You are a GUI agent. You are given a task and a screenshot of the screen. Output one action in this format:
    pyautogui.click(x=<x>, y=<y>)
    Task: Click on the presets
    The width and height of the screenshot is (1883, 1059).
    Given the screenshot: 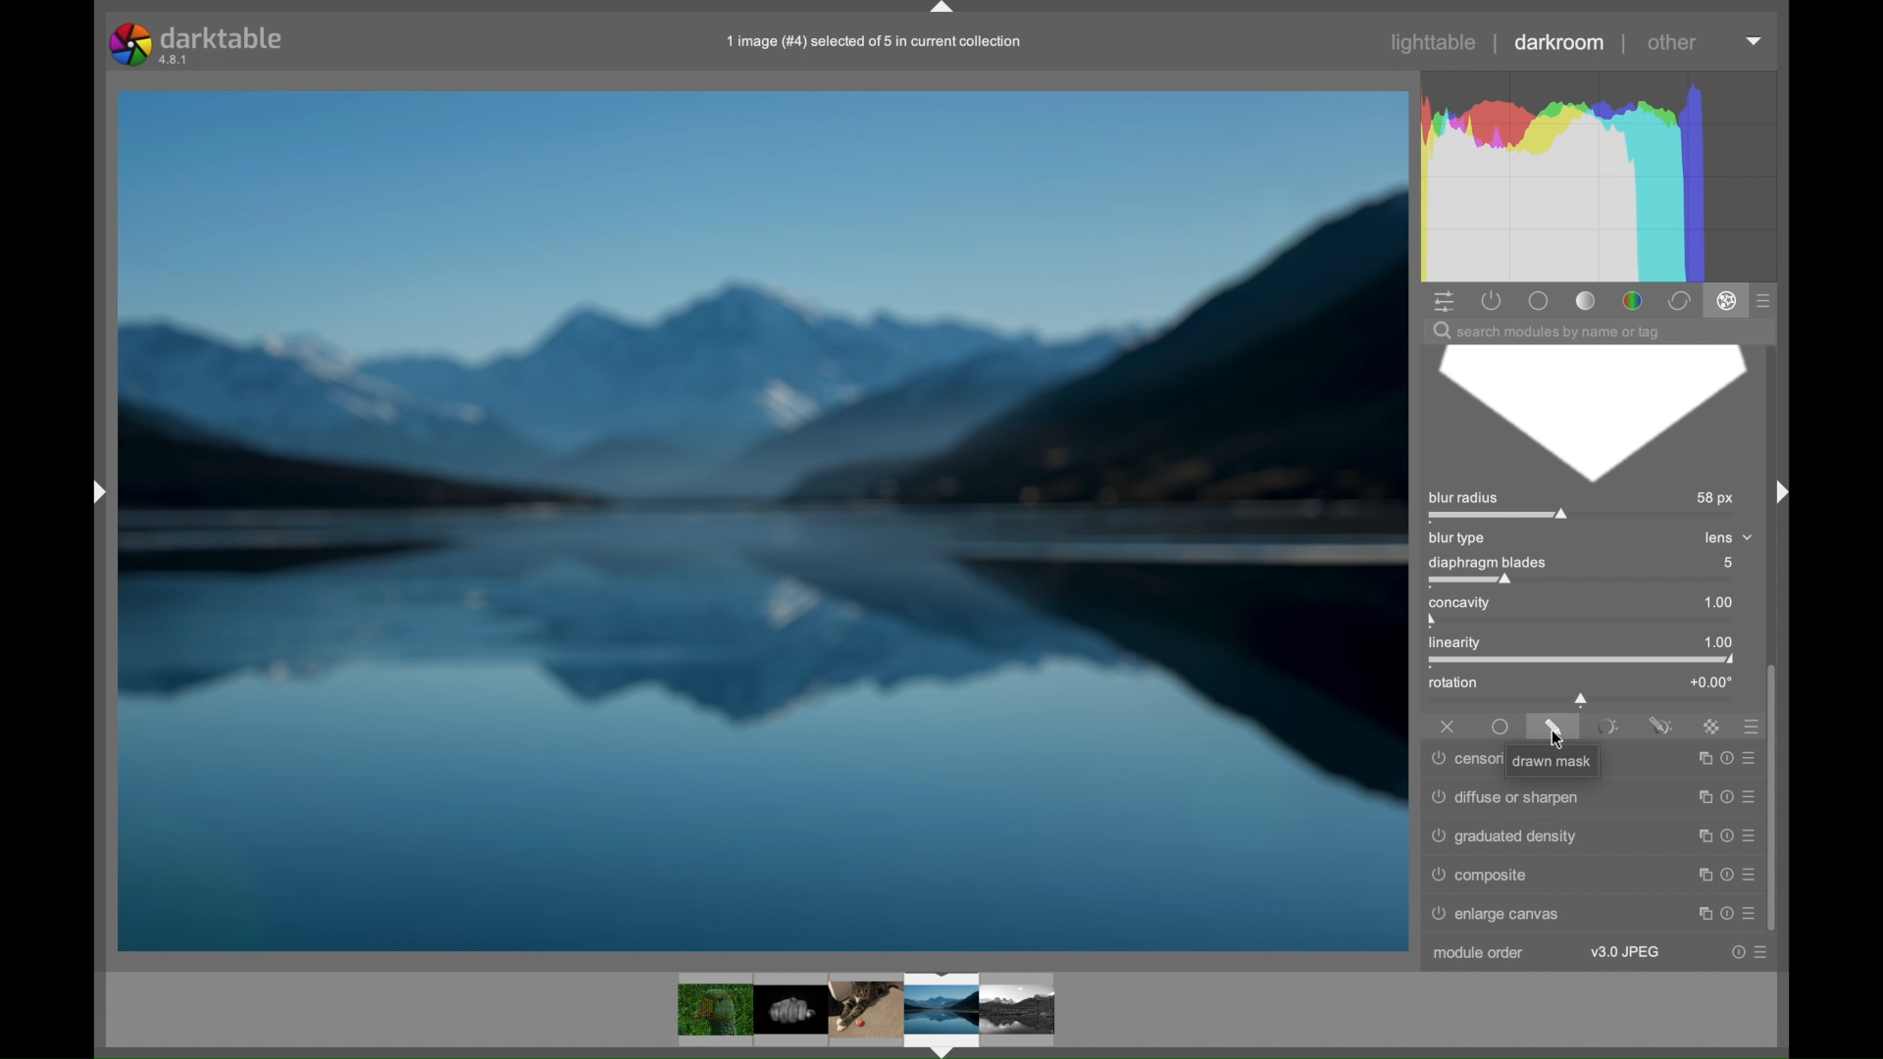 What is the action you would take?
    pyautogui.click(x=1765, y=300)
    